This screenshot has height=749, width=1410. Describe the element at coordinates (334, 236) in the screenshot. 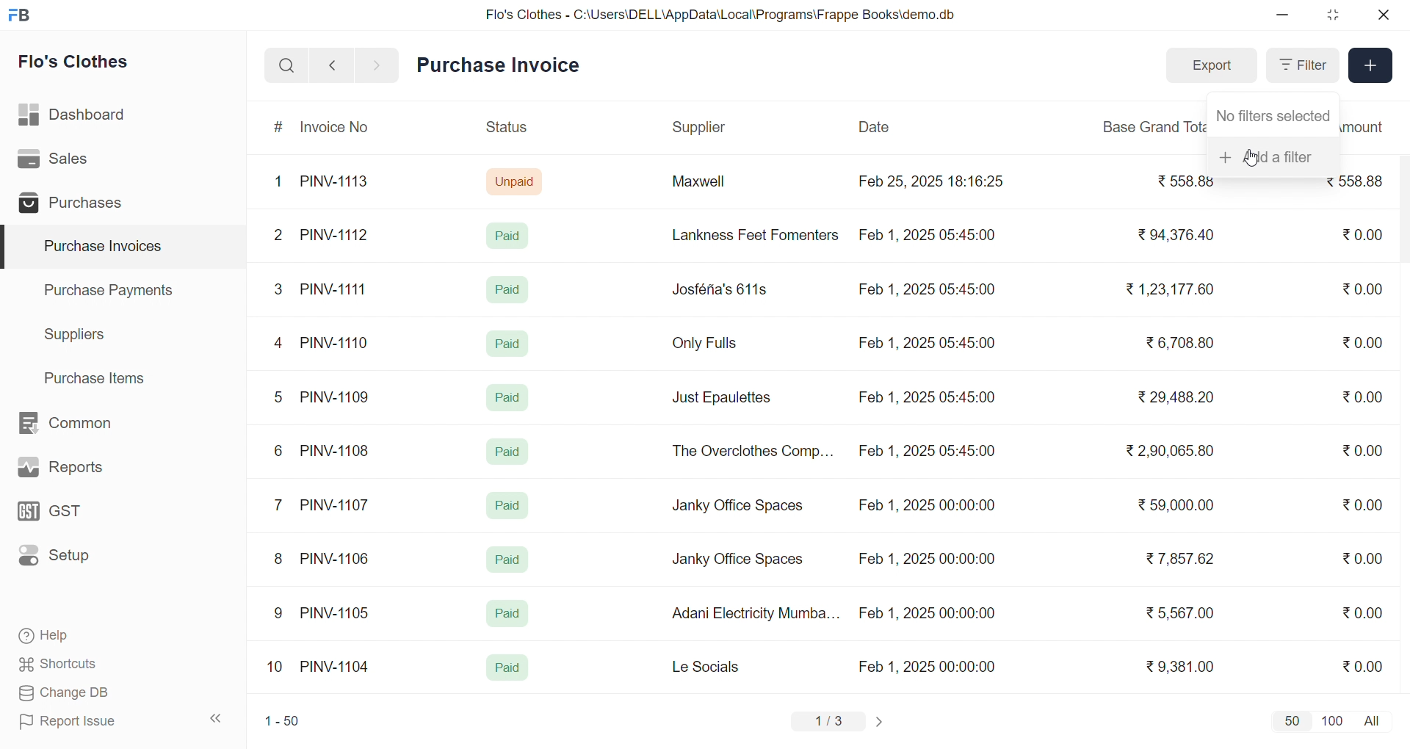

I see `PINV-1112` at that location.